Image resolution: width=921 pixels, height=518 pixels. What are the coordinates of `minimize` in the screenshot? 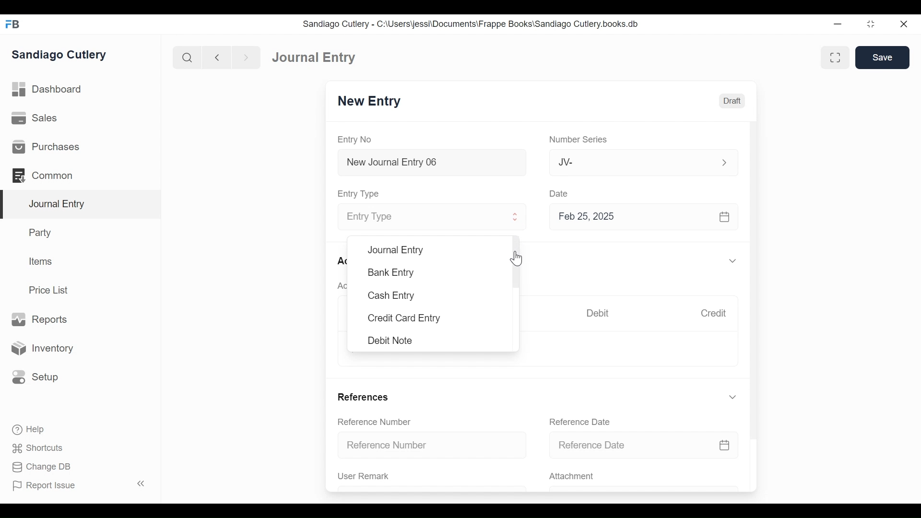 It's located at (838, 24).